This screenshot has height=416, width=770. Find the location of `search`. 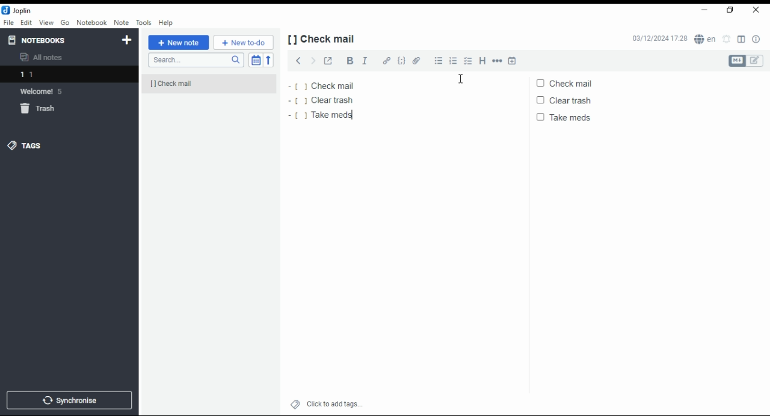

search is located at coordinates (195, 60).